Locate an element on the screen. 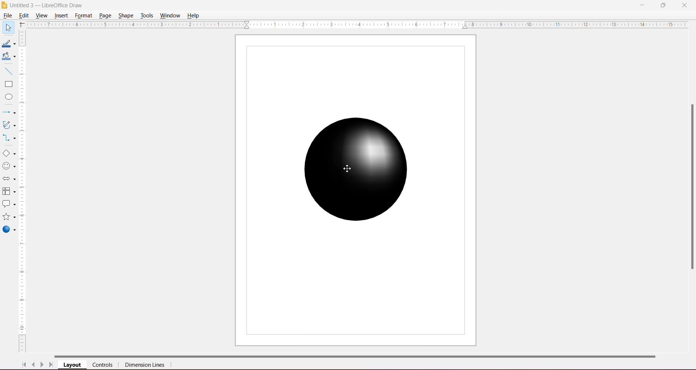 This screenshot has width=696, height=370. Symbol Shapes is located at coordinates (9, 166).